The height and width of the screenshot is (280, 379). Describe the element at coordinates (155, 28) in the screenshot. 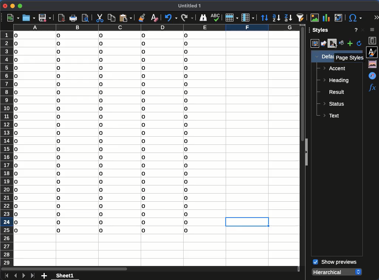

I see `columns` at that location.